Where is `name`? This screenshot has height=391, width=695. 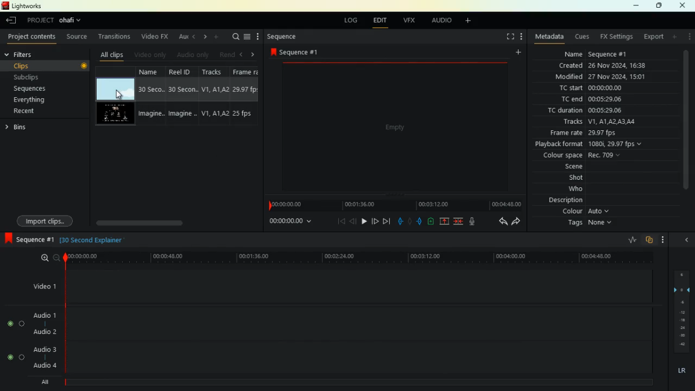
name is located at coordinates (151, 96).